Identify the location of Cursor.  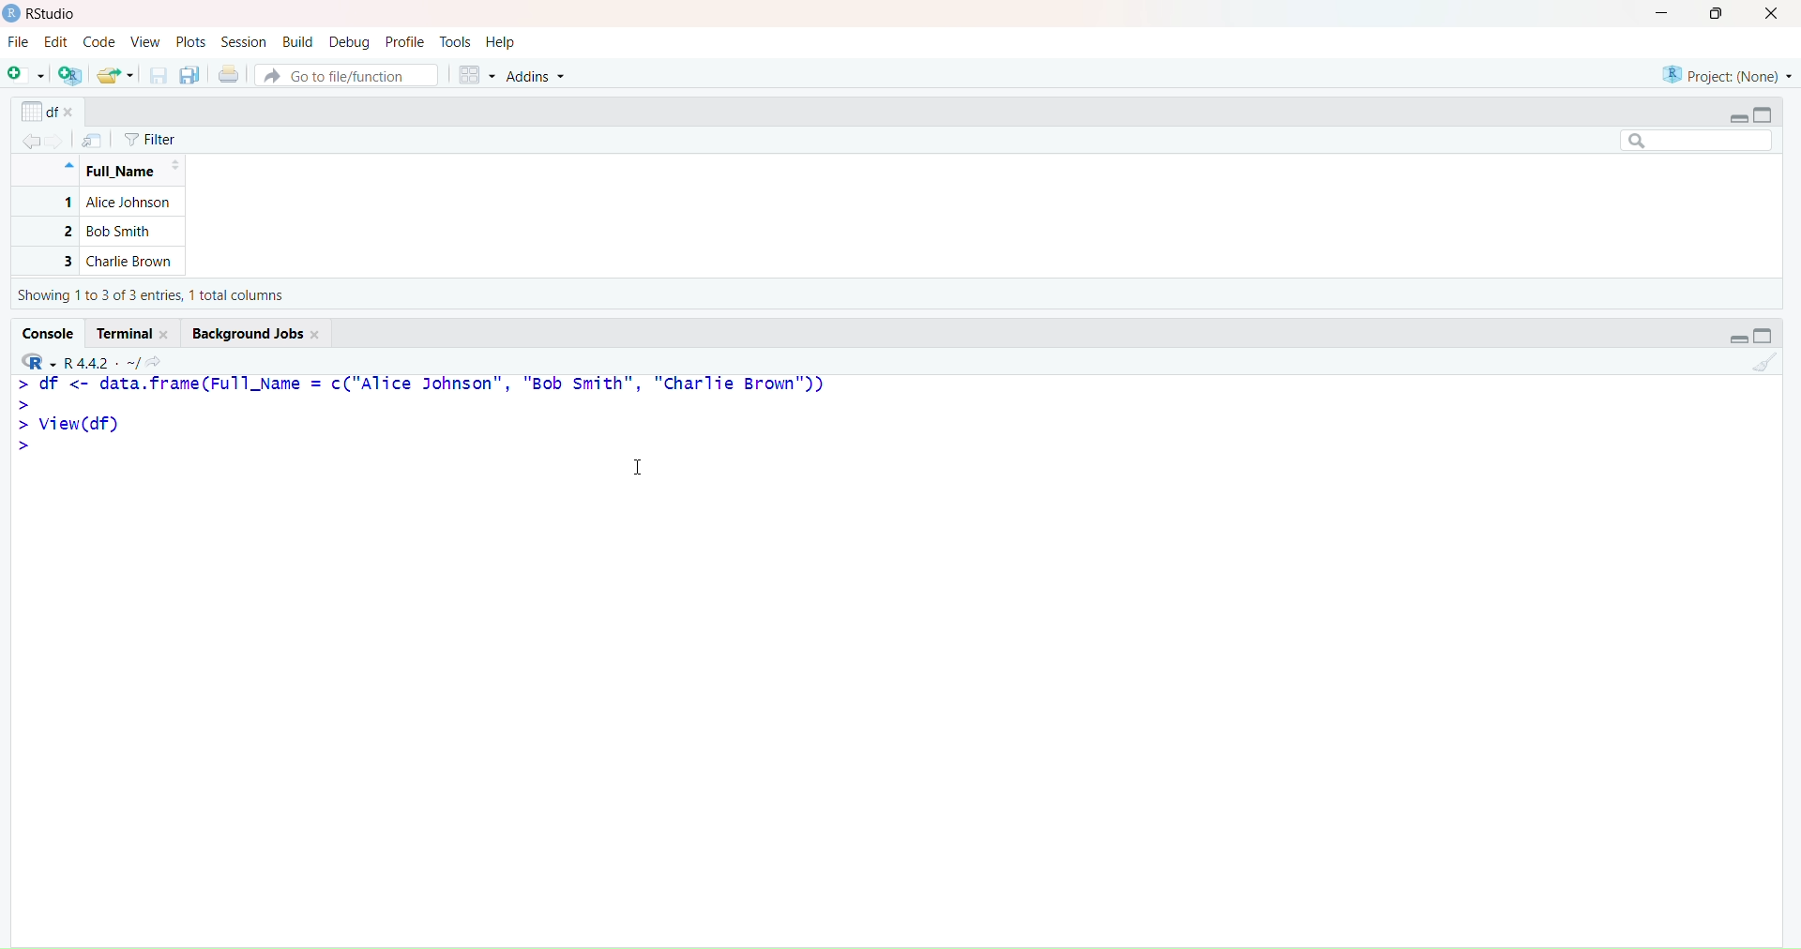
(646, 468).